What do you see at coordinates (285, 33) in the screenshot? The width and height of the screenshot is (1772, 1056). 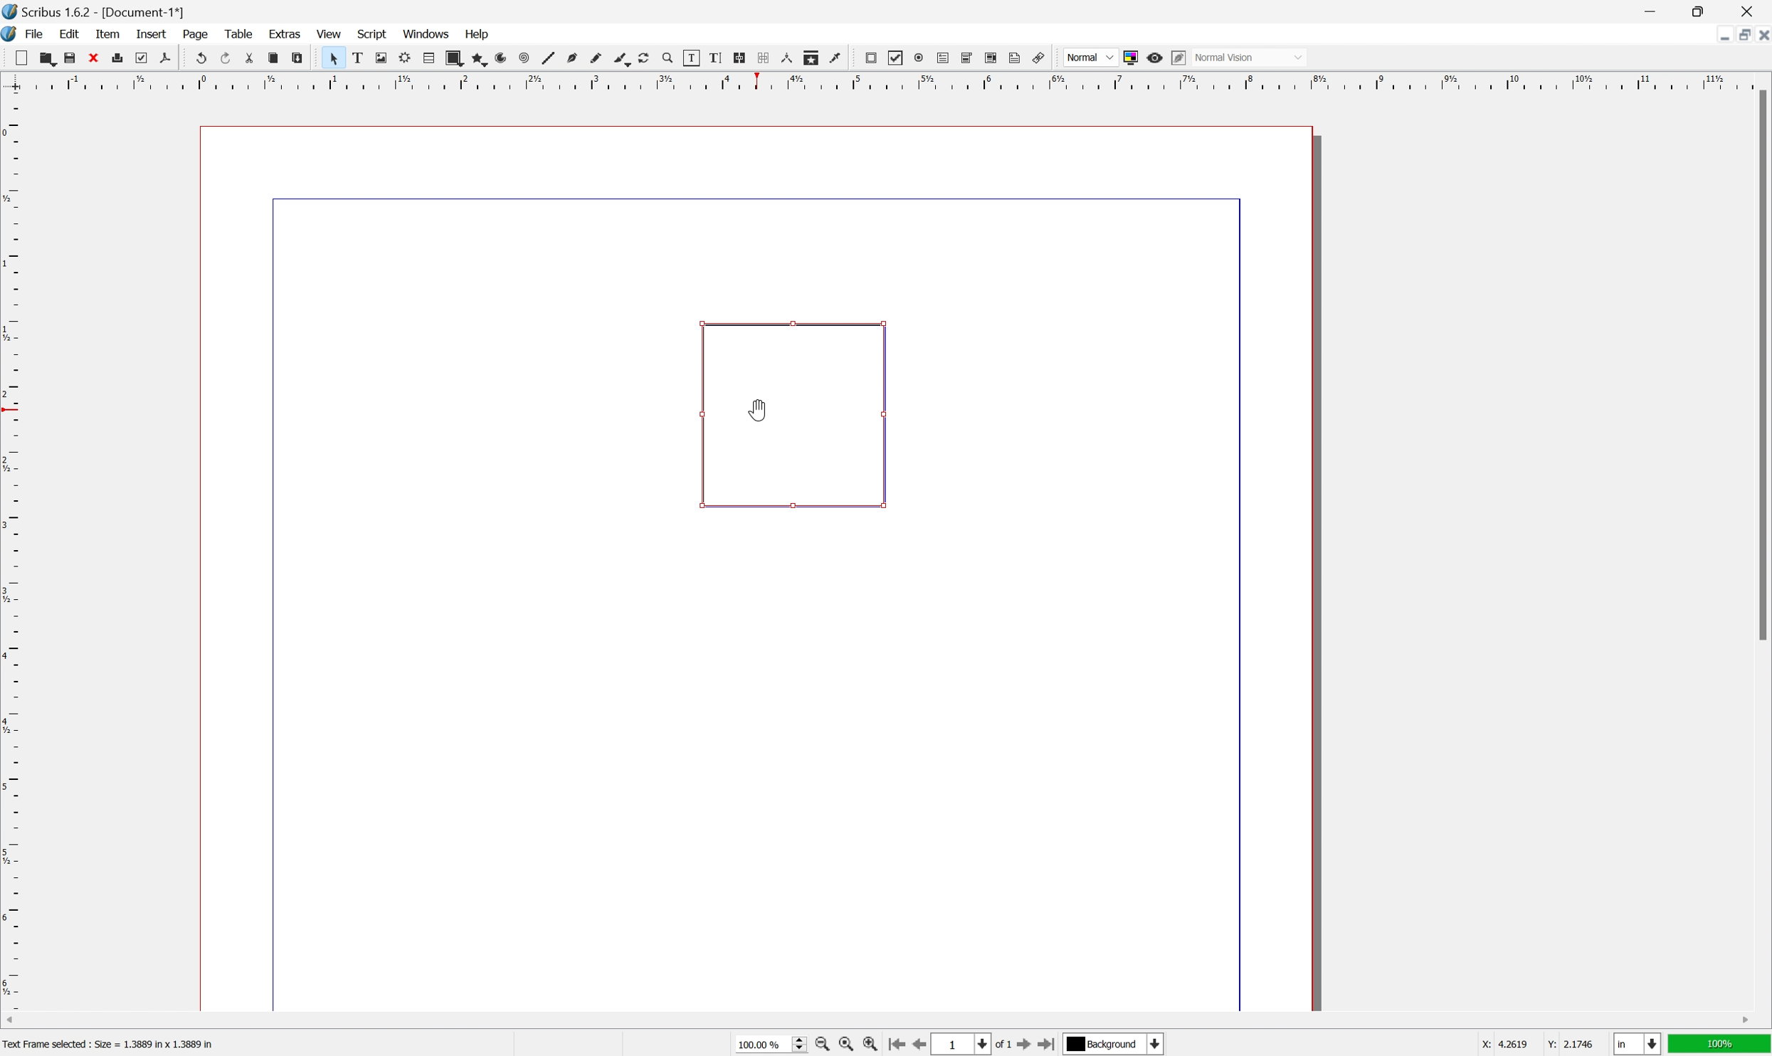 I see `extras` at bounding box center [285, 33].